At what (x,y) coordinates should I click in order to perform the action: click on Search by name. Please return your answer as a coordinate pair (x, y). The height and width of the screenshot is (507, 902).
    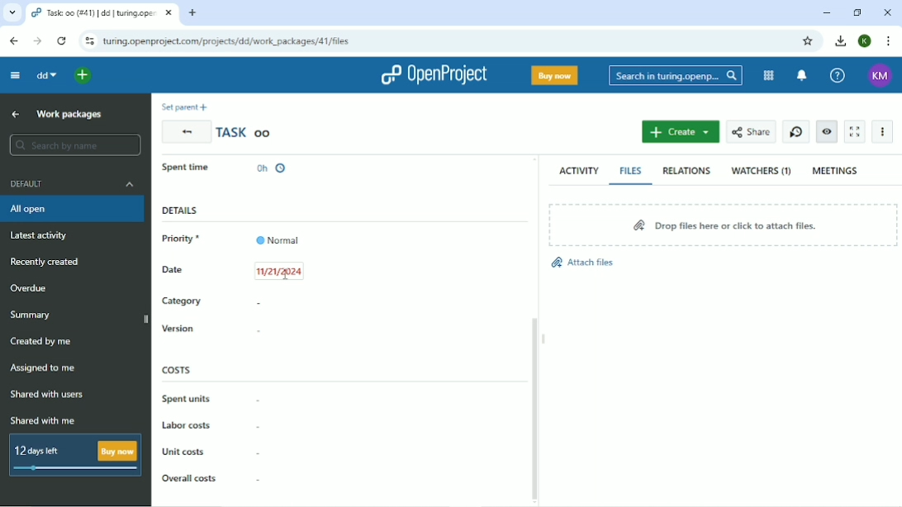
    Looking at the image, I should click on (75, 145).